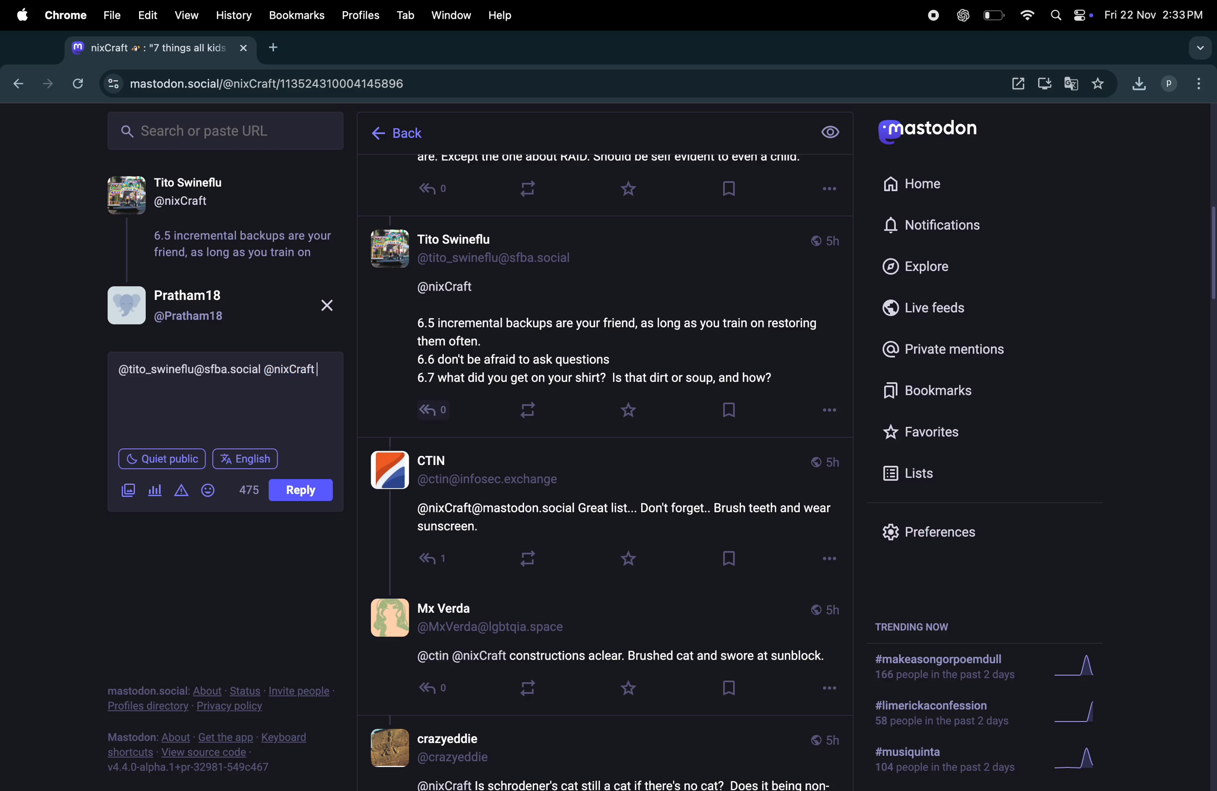 The image size is (1217, 791). Describe the element at coordinates (825, 559) in the screenshot. I see `Options` at that location.